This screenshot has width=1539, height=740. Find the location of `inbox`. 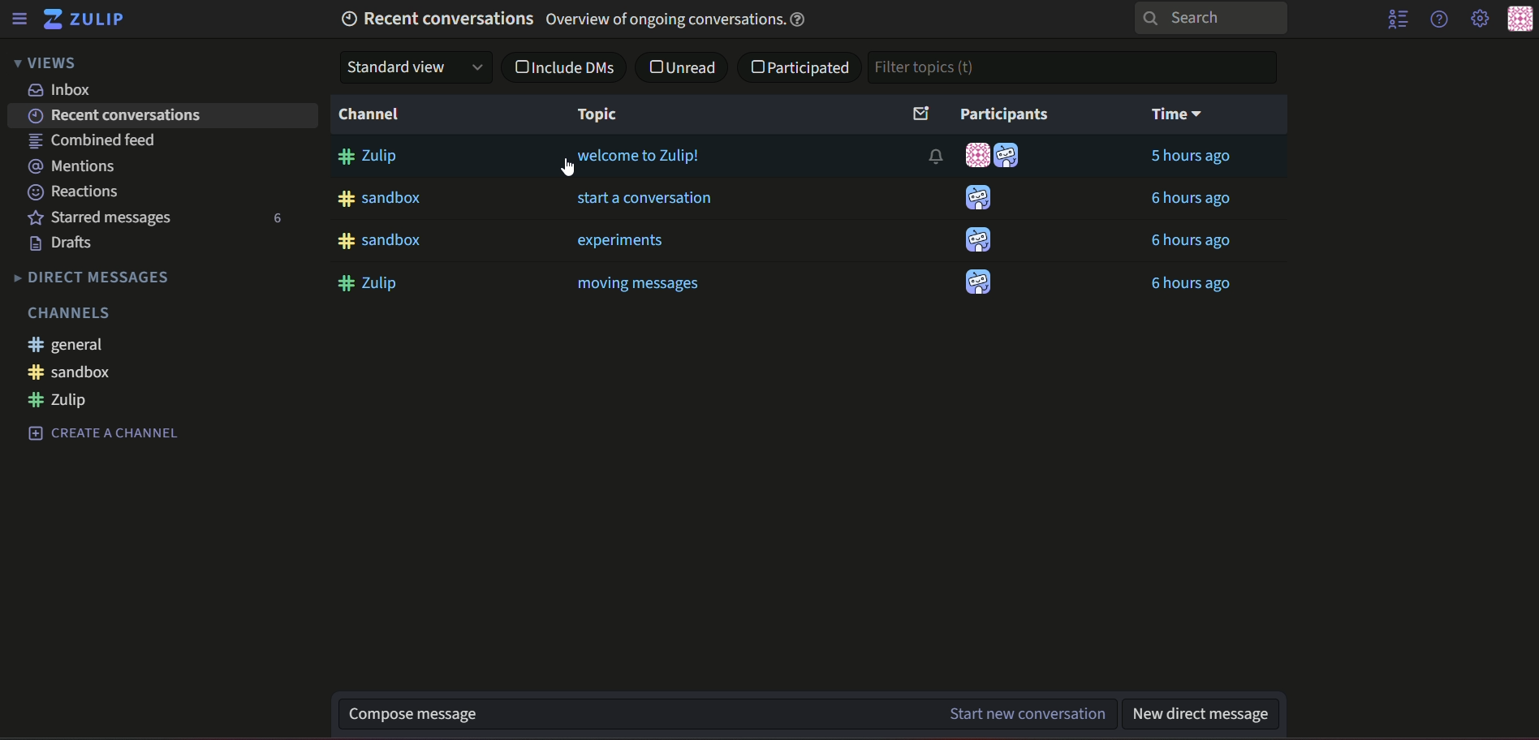

inbox is located at coordinates (66, 89).